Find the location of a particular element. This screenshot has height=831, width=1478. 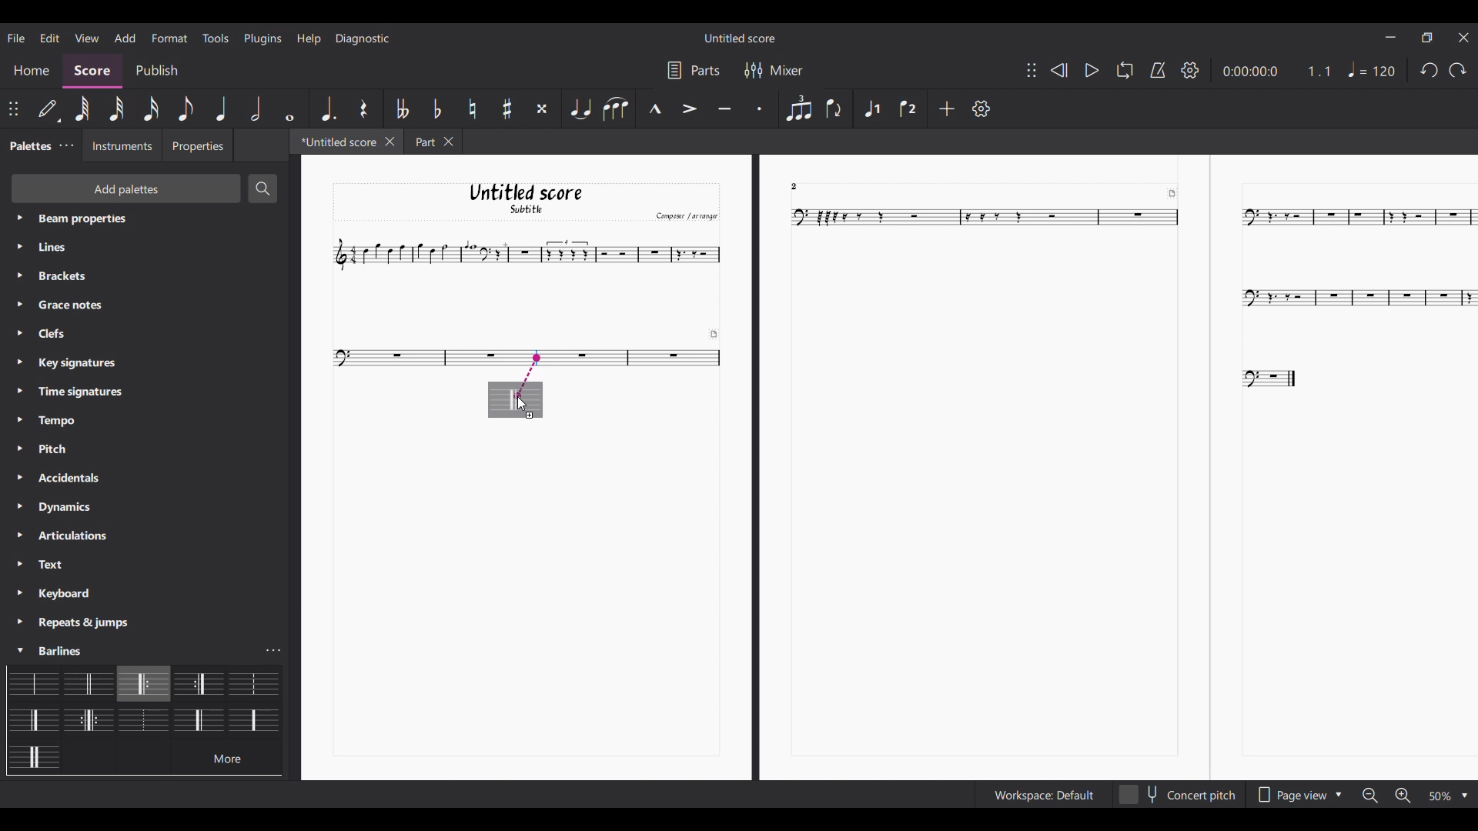

Show in smaller tab is located at coordinates (1428, 38).